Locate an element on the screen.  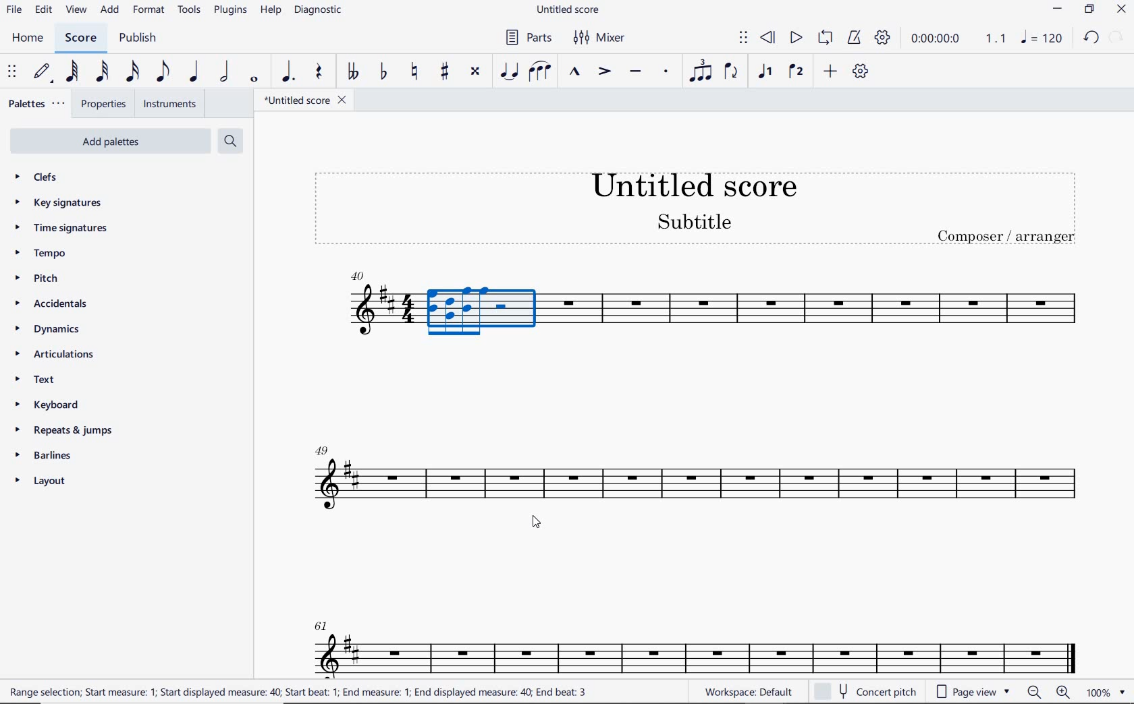
TUPLET is located at coordinates (702, 71).